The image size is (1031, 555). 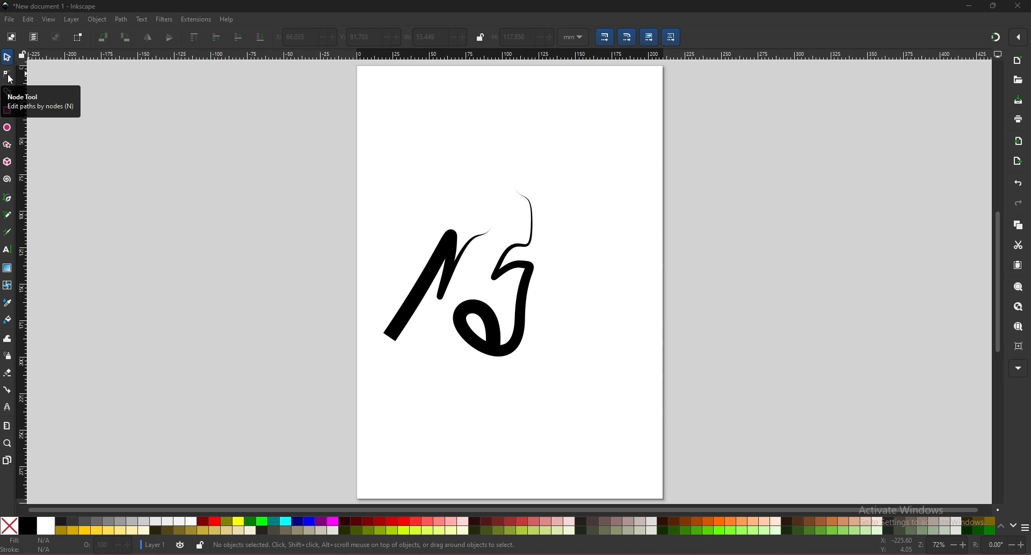 I want to click on more colors, so click(x=1025, y=526).